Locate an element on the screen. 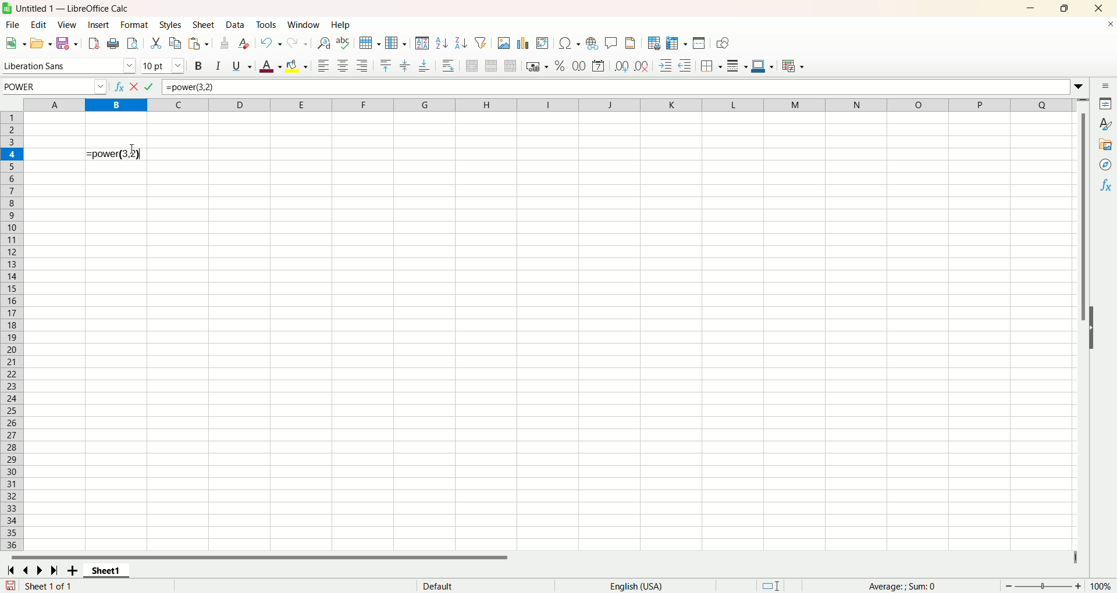  vertical scroll bar is located at coordinates (1084, 324).